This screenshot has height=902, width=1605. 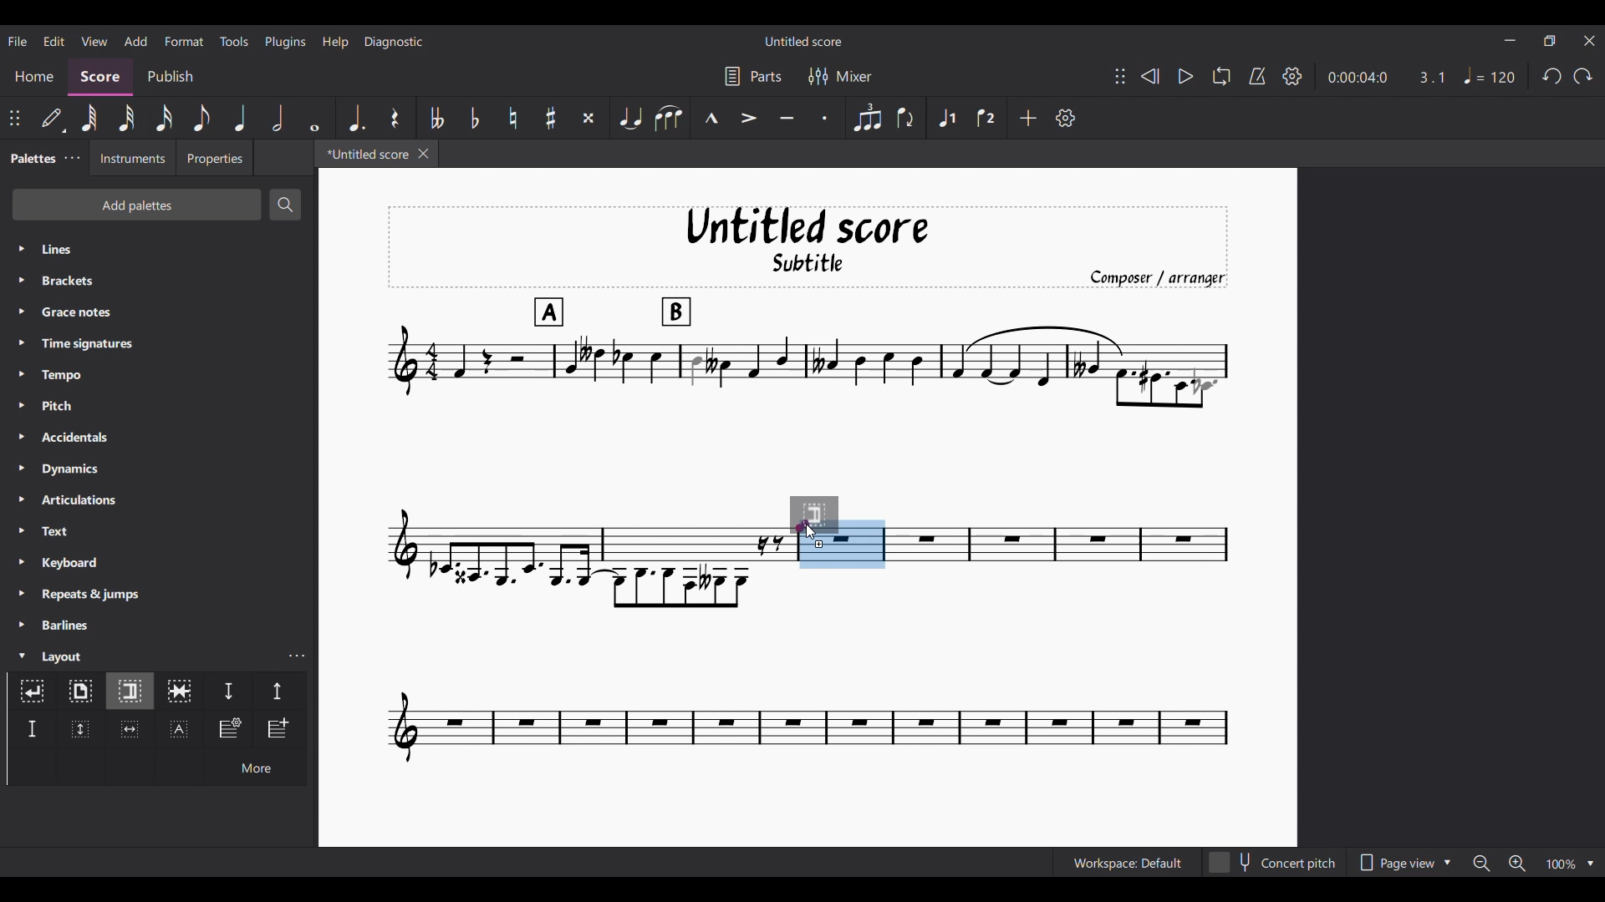 What do you see at coordinates (1517, 863) in the screenshot?
I see `Zoom in` at bounding box center [1517, 863].